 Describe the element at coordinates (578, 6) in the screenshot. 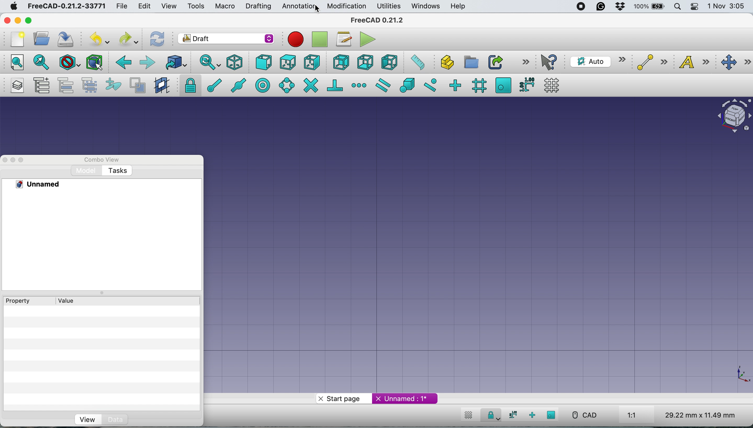

I see `screen recorder` at that location.